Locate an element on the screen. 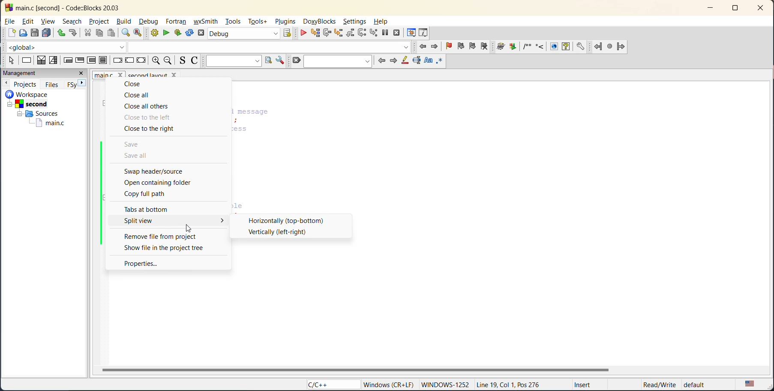  toggle source is located at coordinates (180, 60).